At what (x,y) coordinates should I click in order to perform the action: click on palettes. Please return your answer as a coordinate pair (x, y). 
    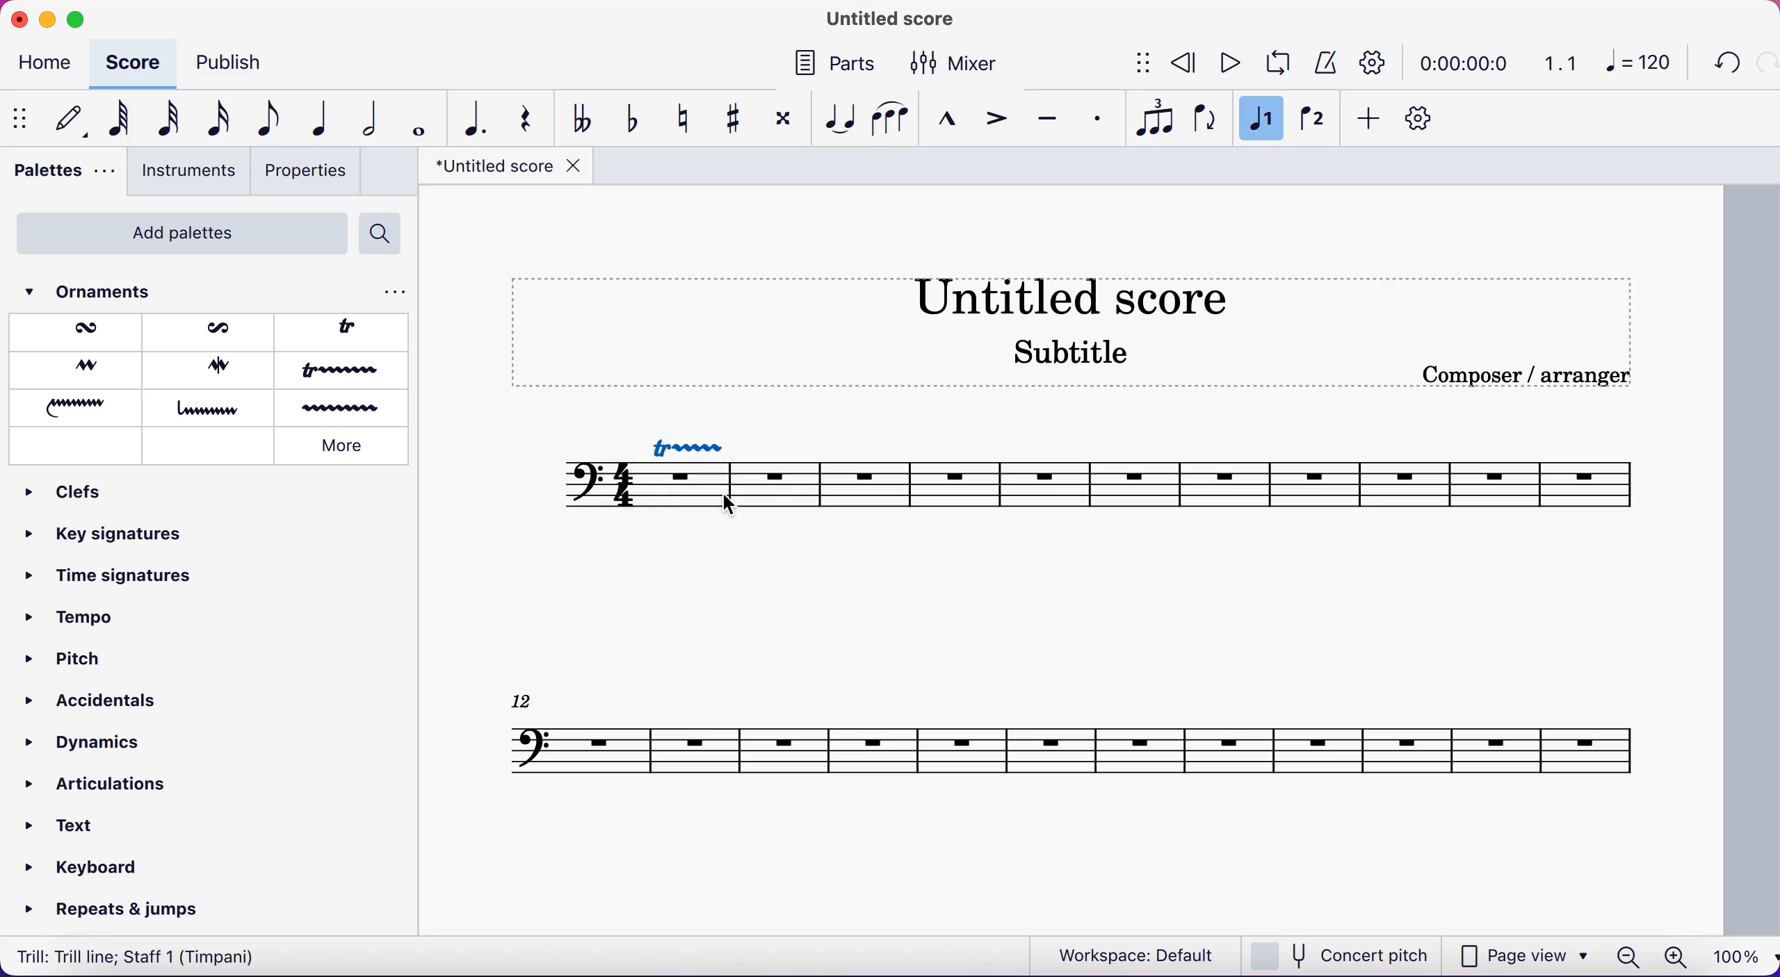
    Looking at the image, I should click on (59, 174).